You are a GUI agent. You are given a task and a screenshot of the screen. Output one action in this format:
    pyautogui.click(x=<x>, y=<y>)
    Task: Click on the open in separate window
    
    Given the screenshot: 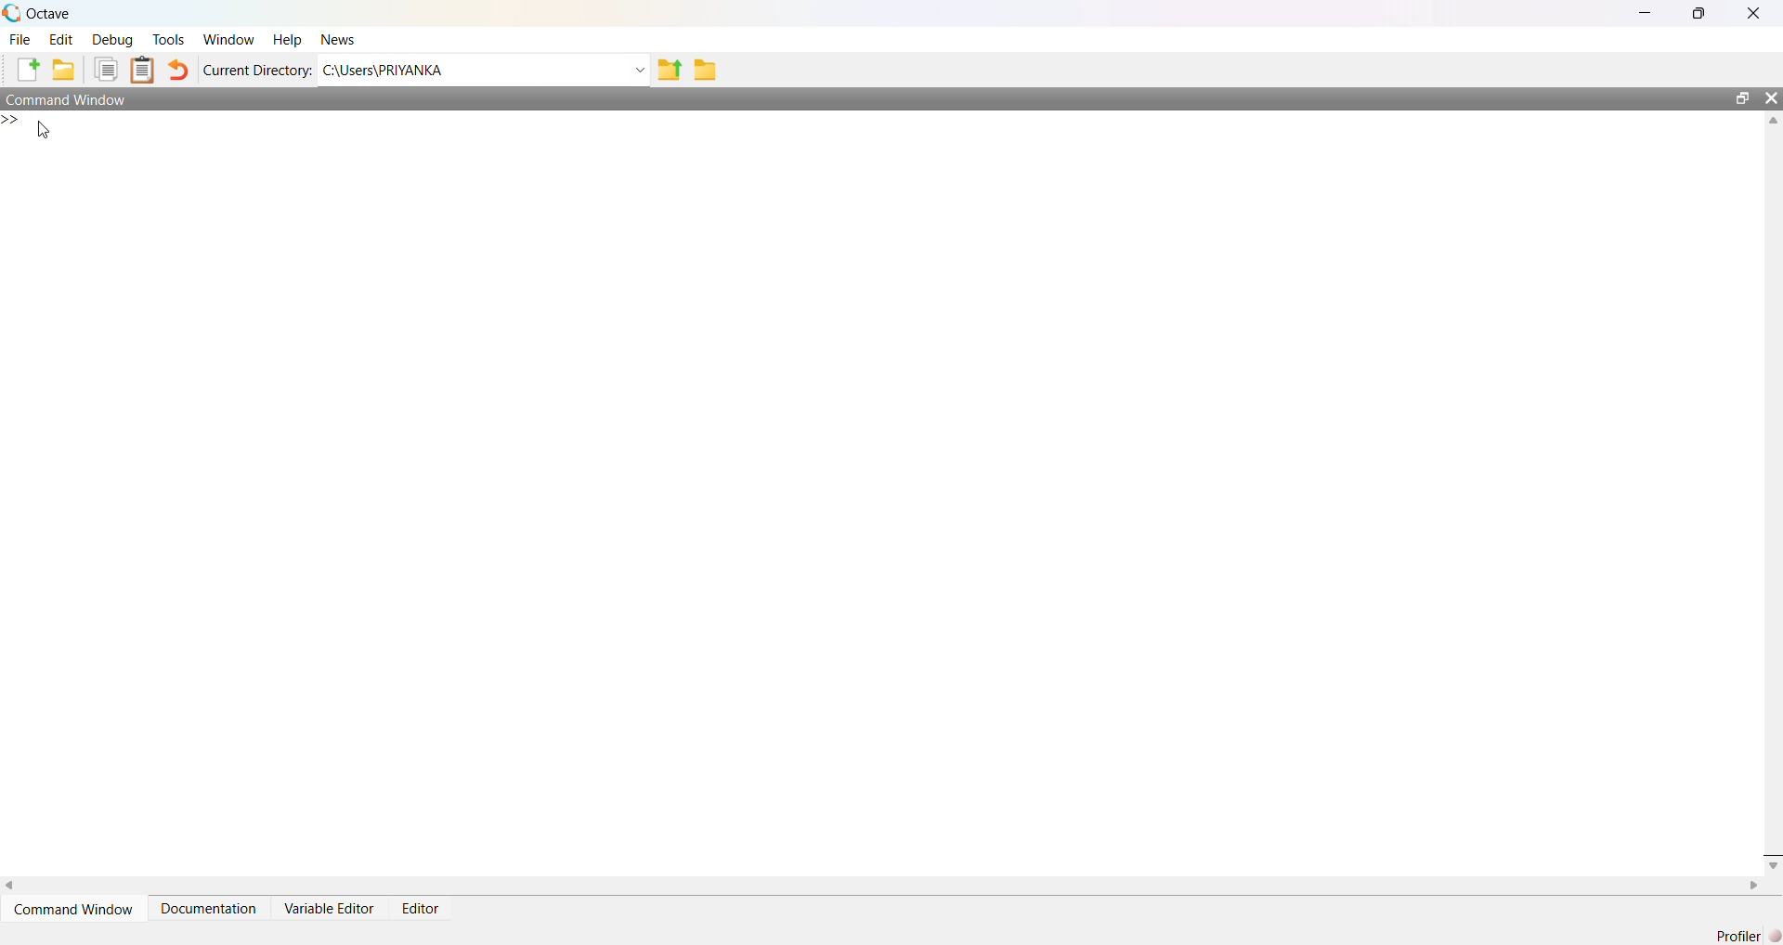 What is the action you would take?
    pyautogui.click(x=1741, y=96)
    